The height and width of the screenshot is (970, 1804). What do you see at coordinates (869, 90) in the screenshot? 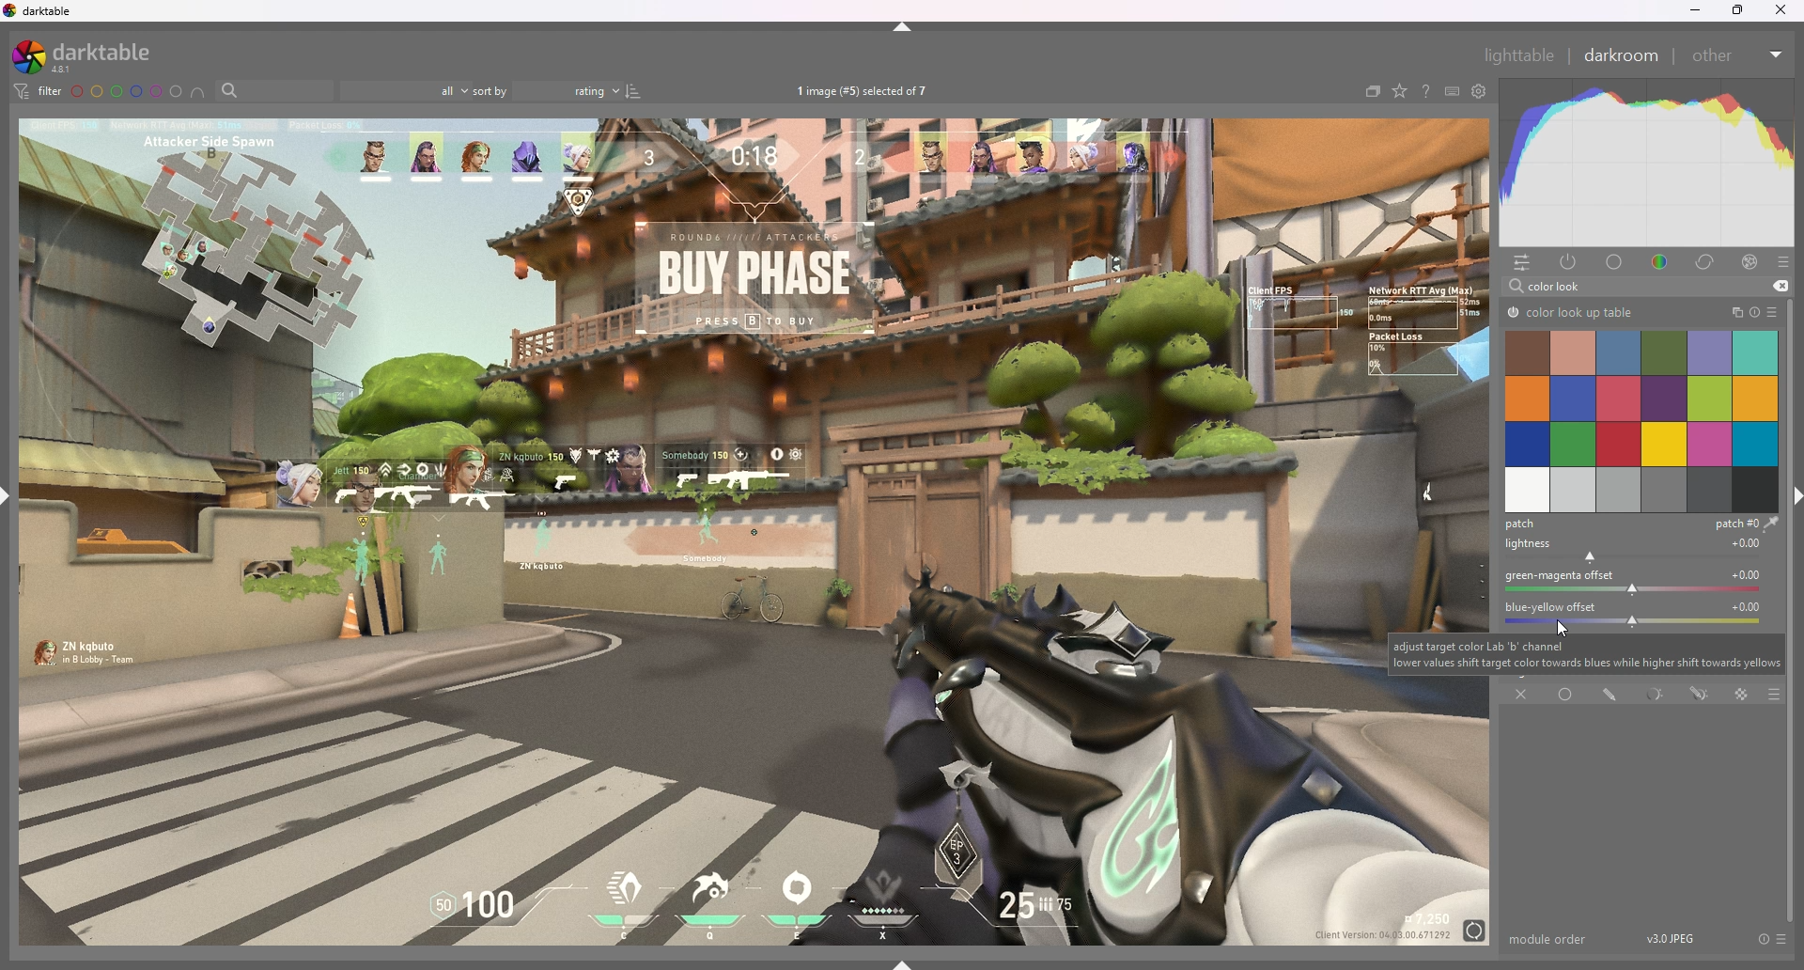
I see `image selected` at bounding box center [869, 90].